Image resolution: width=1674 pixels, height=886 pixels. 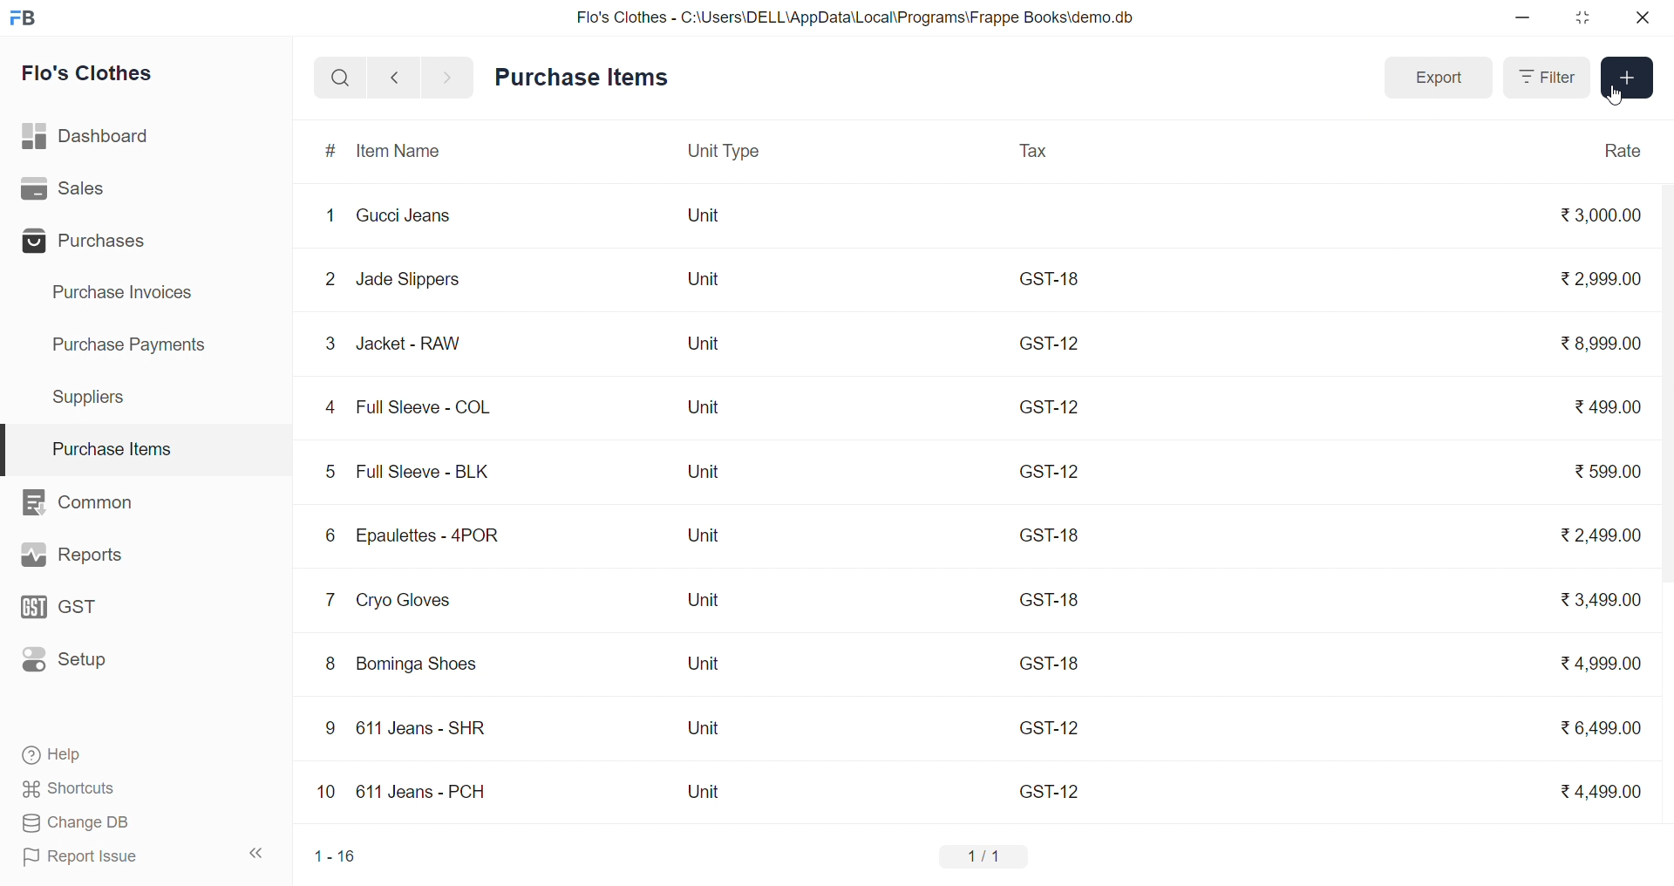 I want to click on Unit, so click(x=707, y=406).